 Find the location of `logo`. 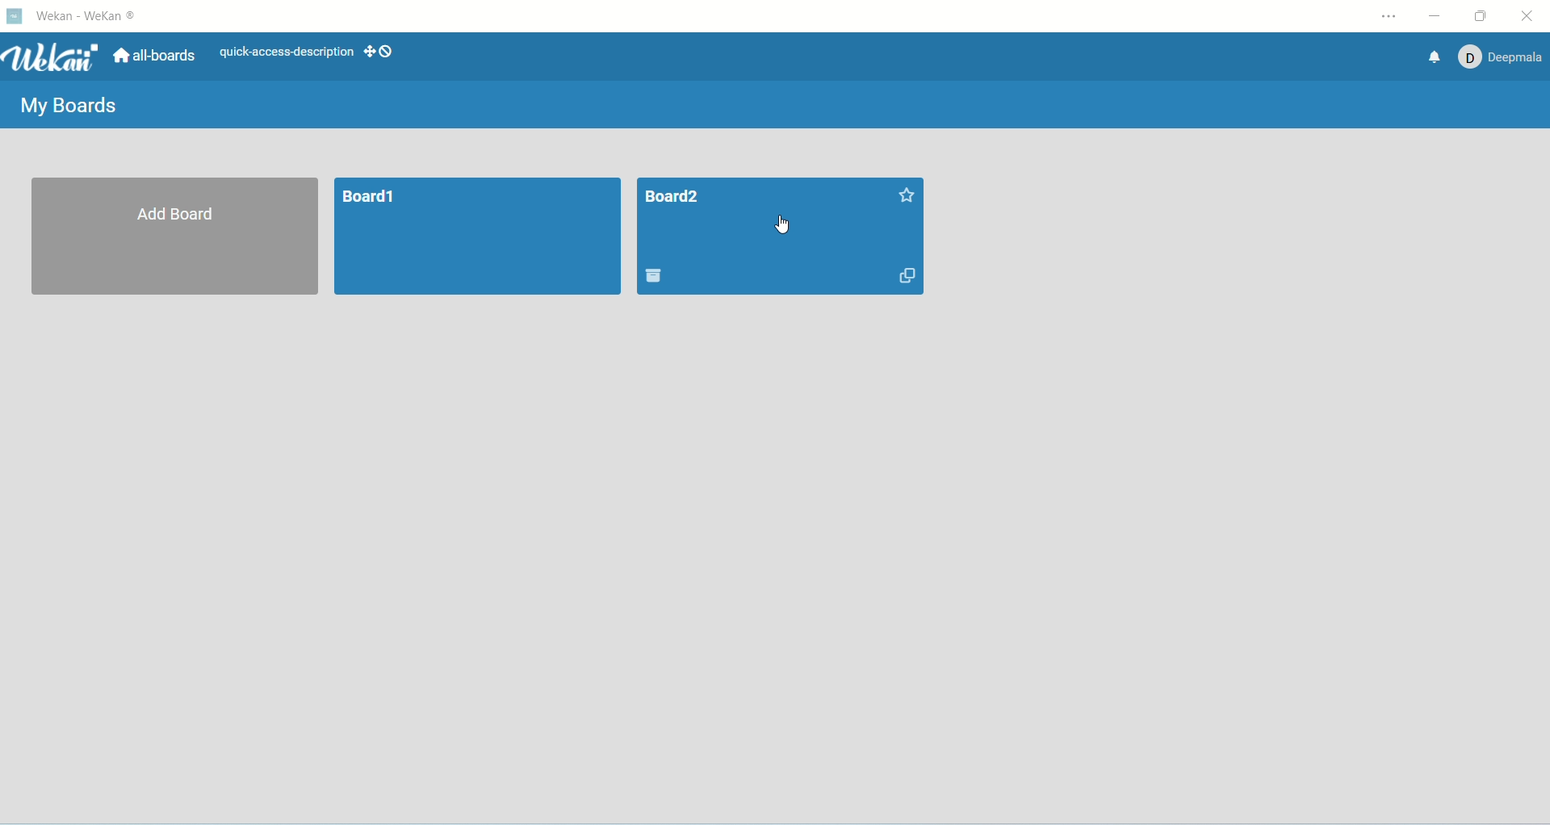

logo is located at coordinates (16, 19).